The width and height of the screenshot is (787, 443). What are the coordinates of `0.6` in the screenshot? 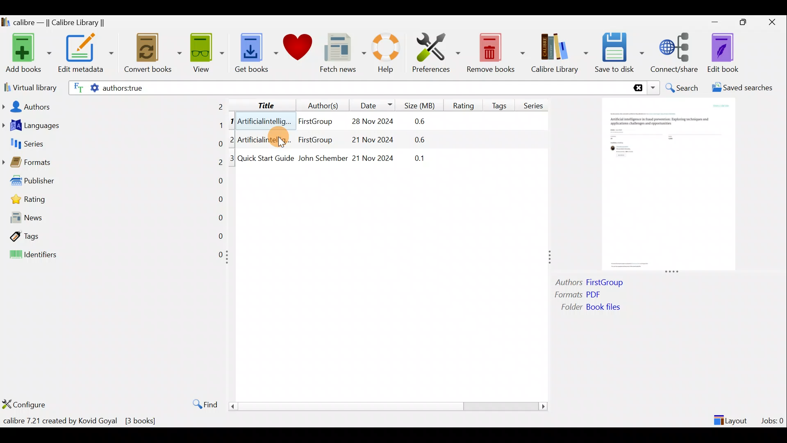 It's located at (423, 122).